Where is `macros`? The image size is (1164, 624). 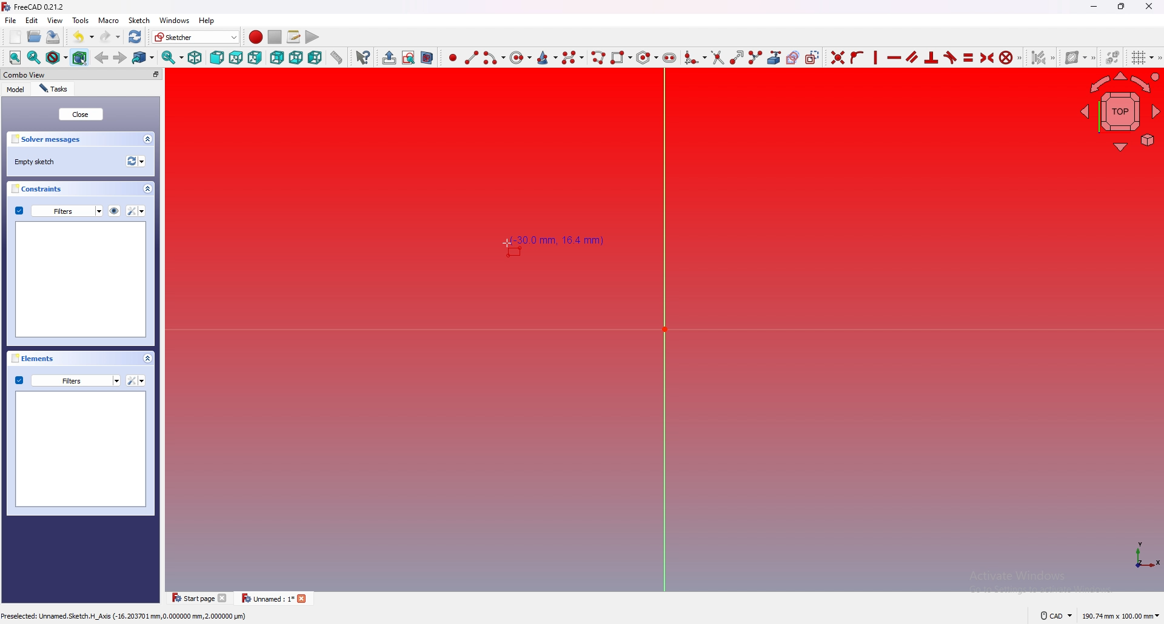
macros is located at coordinates (294, 37).